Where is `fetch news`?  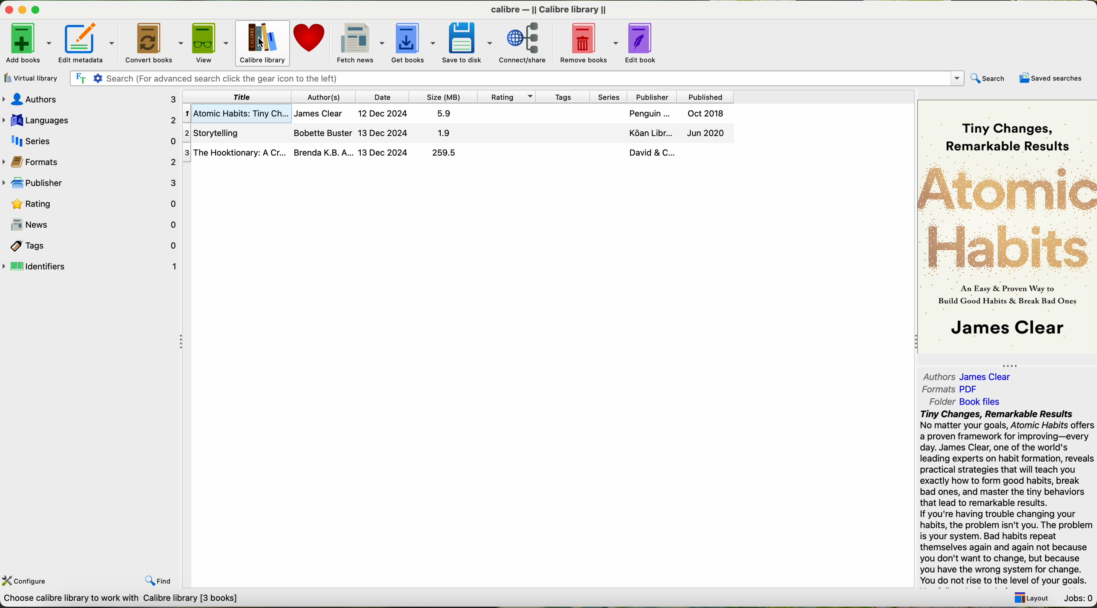
fetch news is located at coordinates (359, 42).